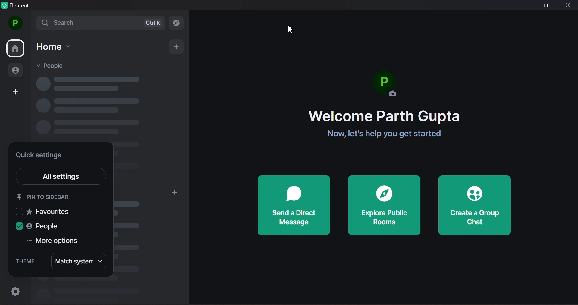  I want to click on more options, so click(28, 241).